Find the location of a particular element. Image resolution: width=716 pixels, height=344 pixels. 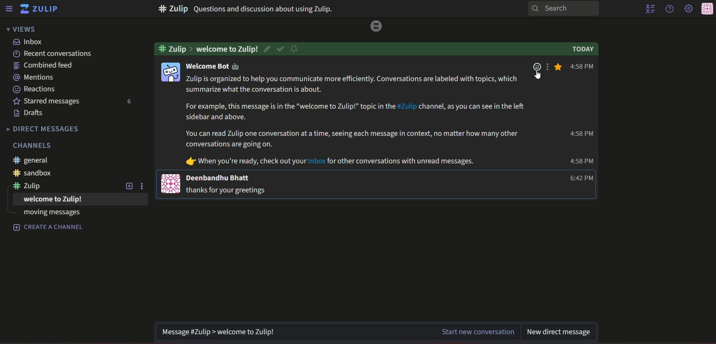

Channels is located at coordinates (33, 146).